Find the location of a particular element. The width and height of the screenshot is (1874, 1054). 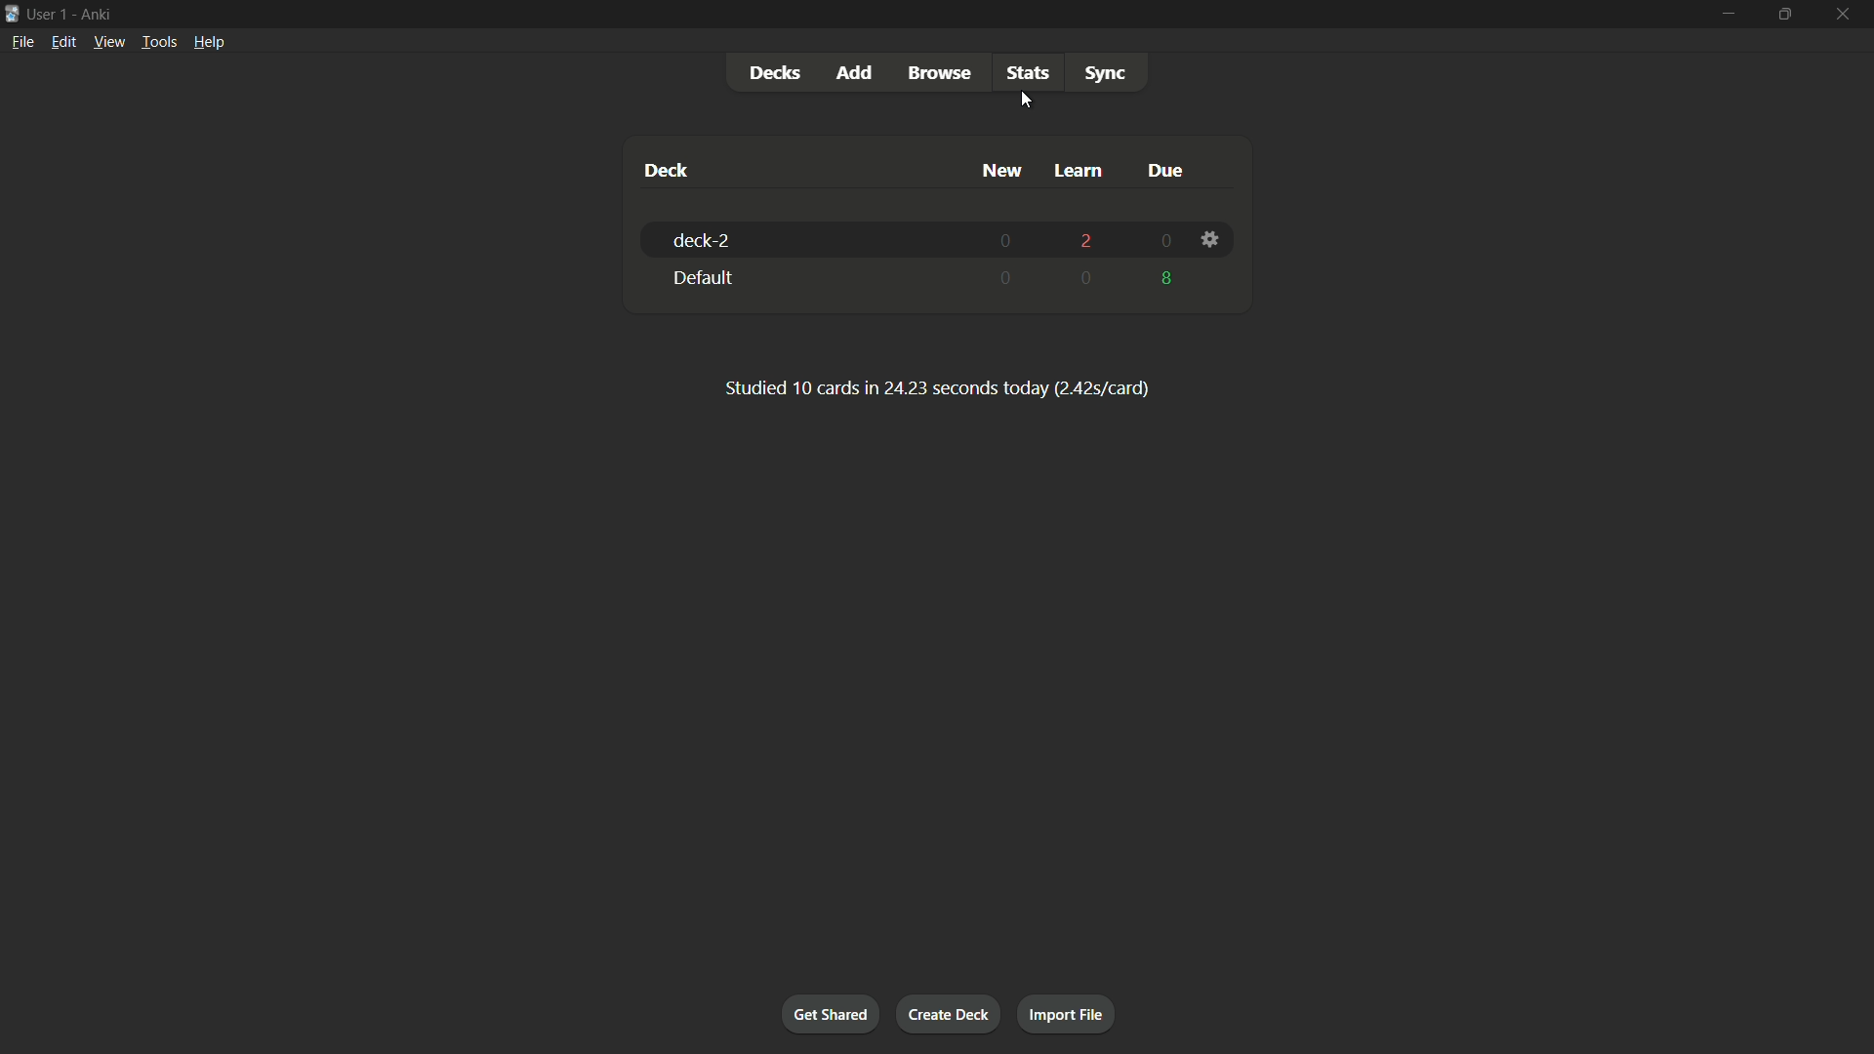

2 is located at coordinates (1086, 240).